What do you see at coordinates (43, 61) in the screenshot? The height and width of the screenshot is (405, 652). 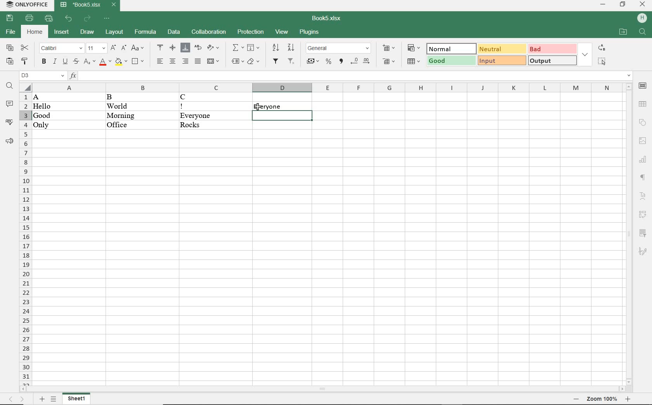 I see `bold` at bounding box center [43, 61].